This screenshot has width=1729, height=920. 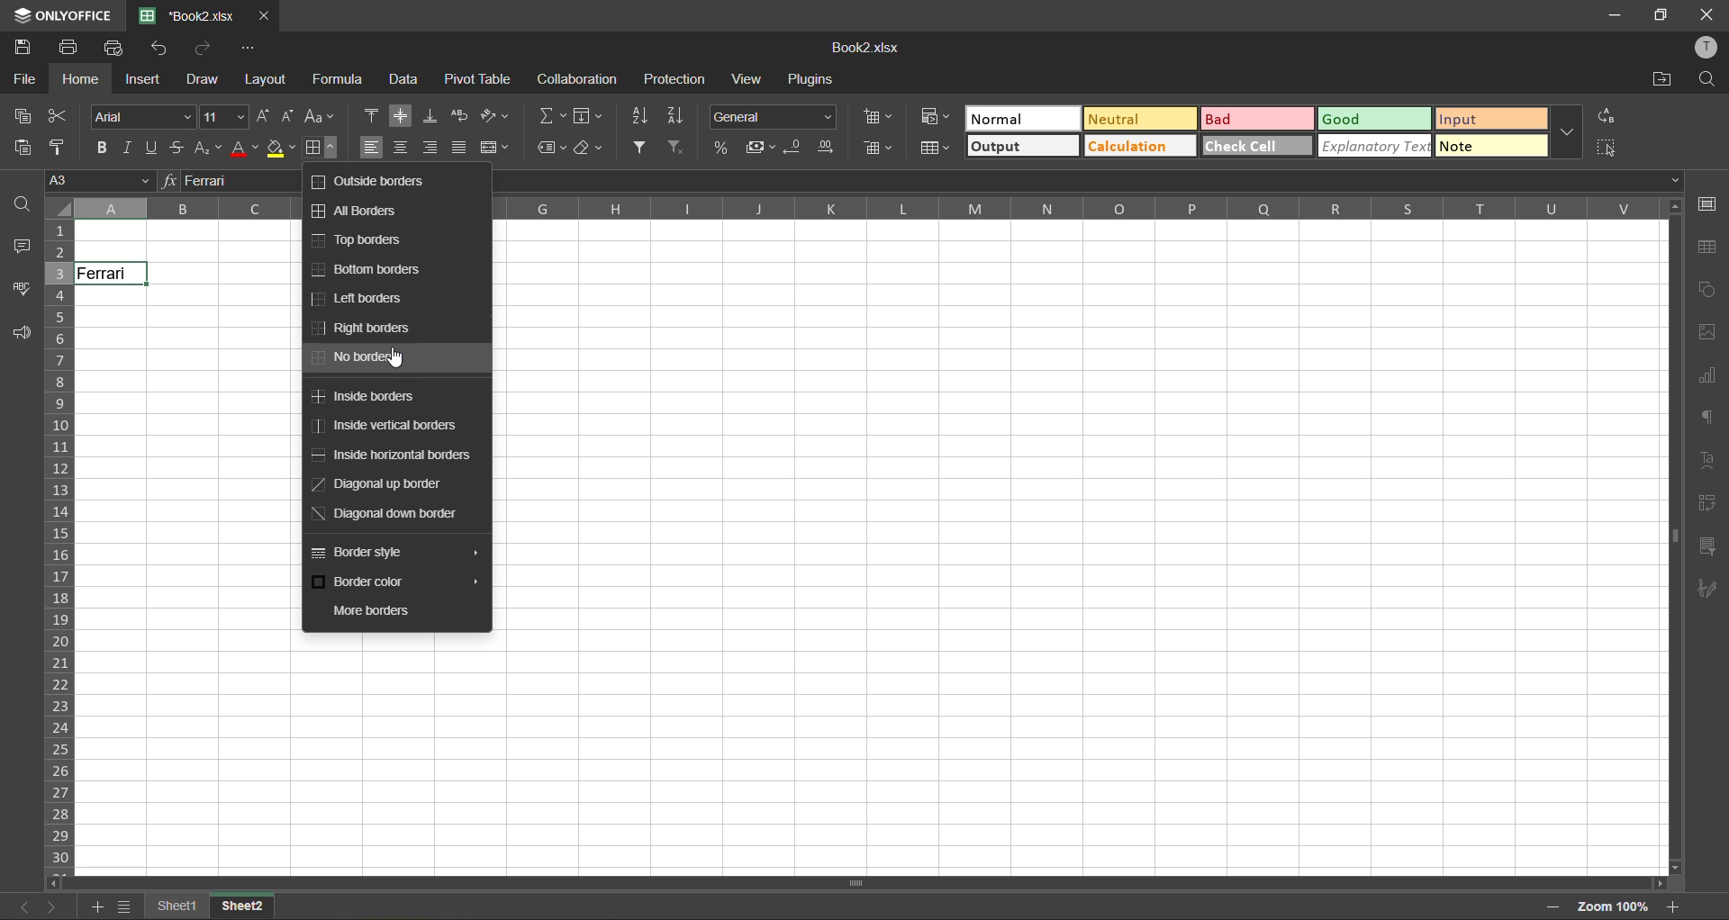 I want to click on output, so click(x=1023, y=146).